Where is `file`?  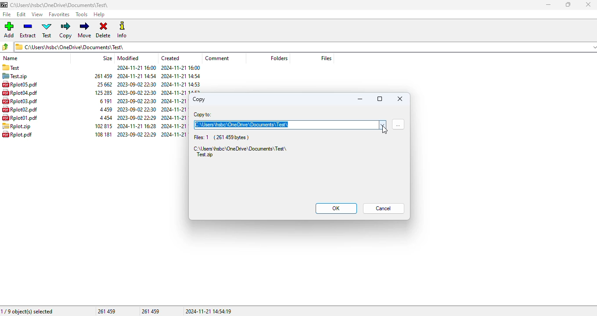 file is located at coordinates (17, 126).